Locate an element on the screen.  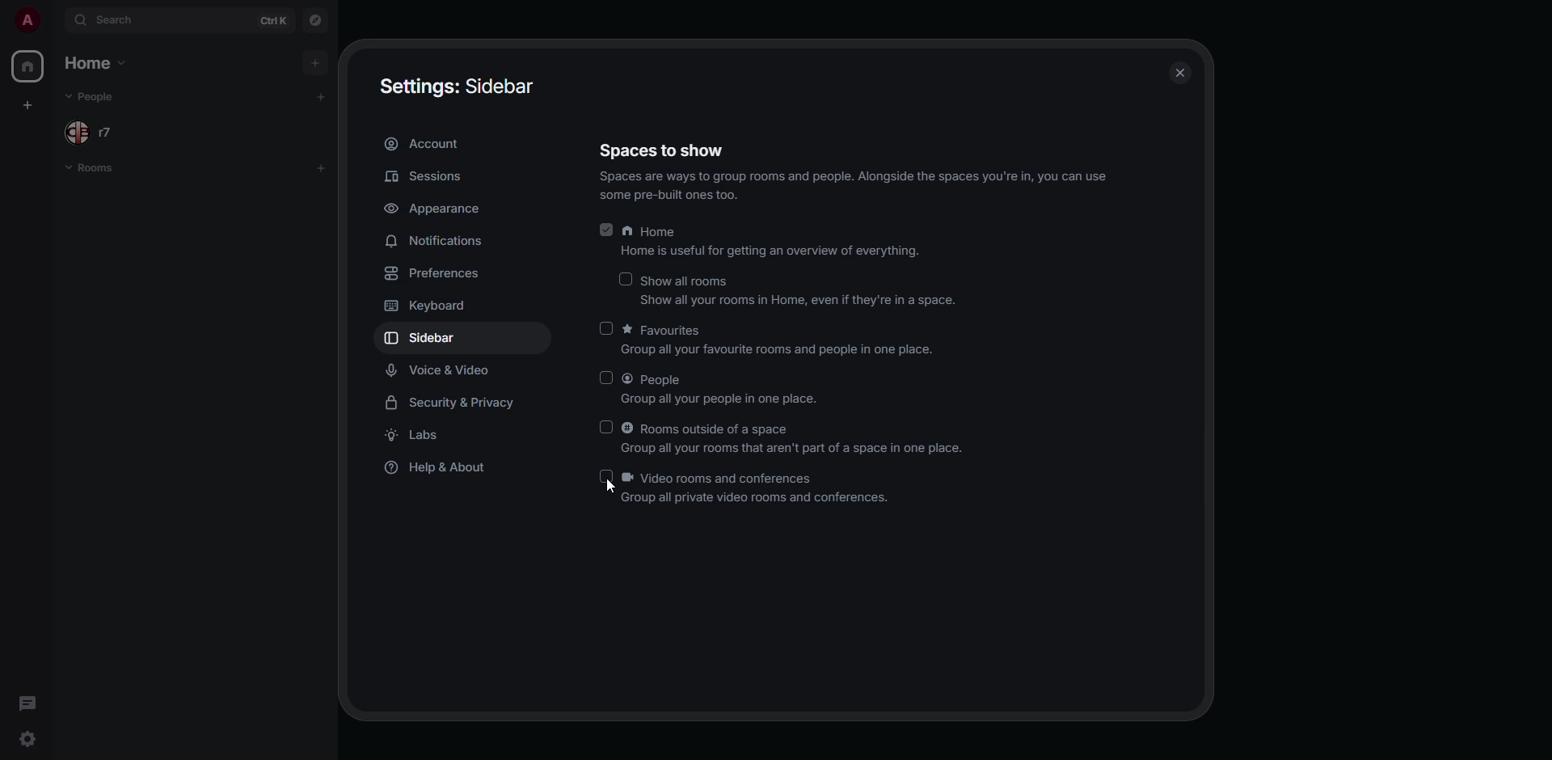
account is located at coordinates (423, 145).